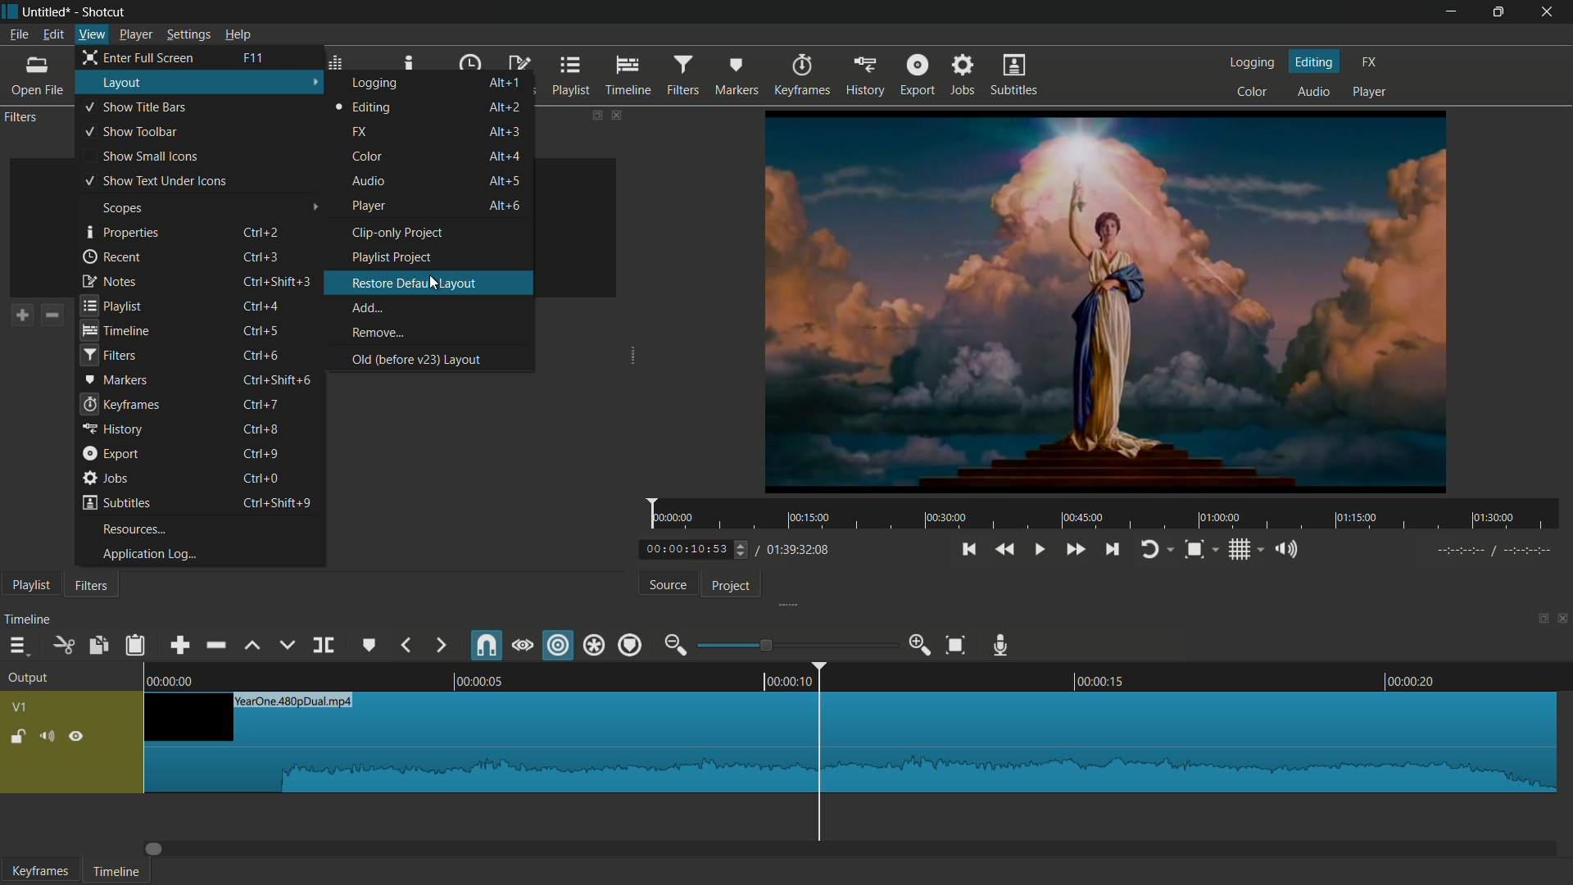 The image size is (1573, 885). What do you see at coordinates (215, 646) in the screenshot?
I see `ripple delete` at bounding box center [215, 646].